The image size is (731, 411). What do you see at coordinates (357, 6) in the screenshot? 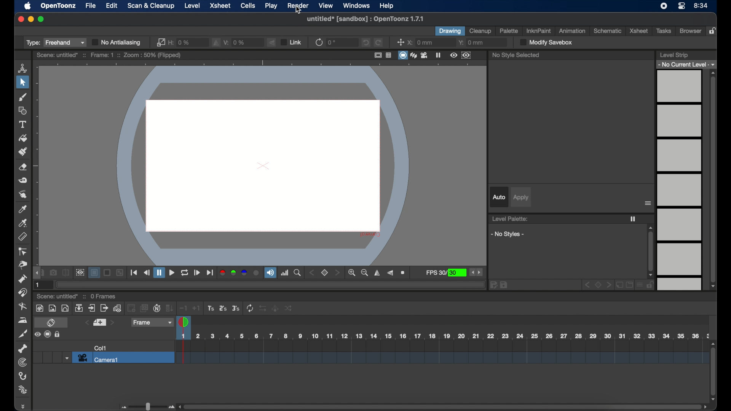
I see `windows` at bounding box center [357, 6].